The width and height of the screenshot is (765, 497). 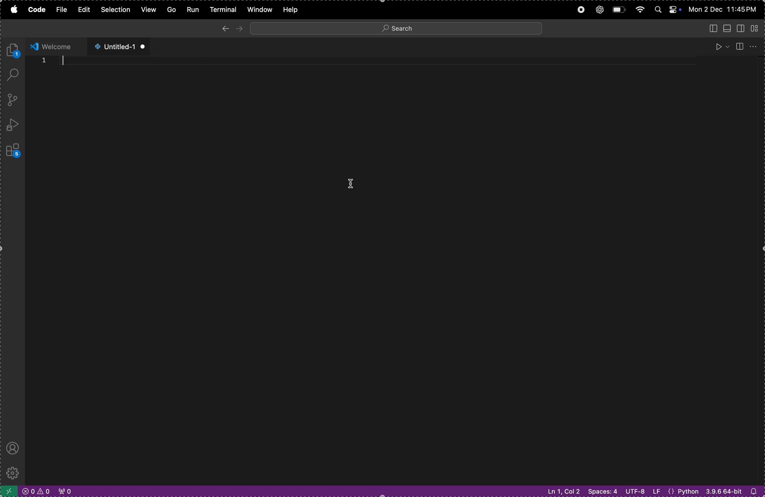 What do you see at coordinates (44, 61) in the screenshot?
I see `1` at bounding box center [44, 61].